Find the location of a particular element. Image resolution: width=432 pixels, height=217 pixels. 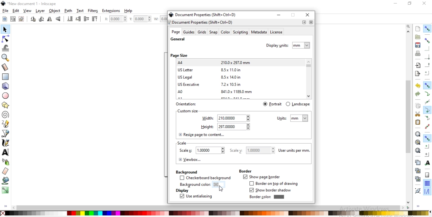

snap to grid is located at coordinates (427, 184).